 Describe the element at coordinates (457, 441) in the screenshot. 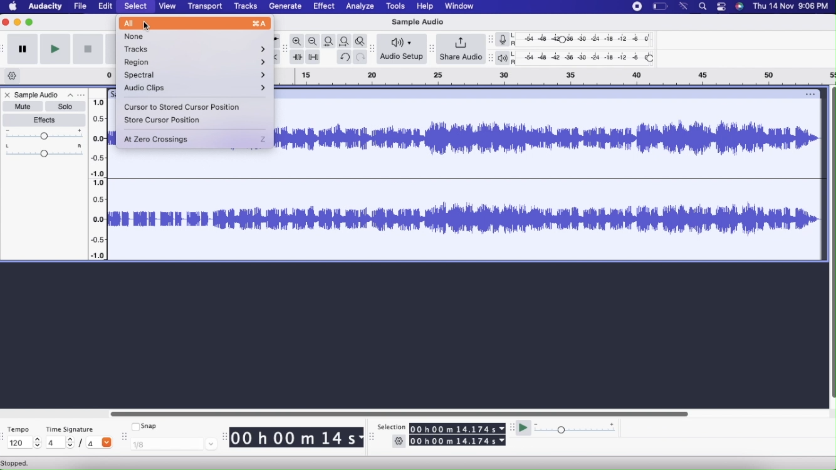

I see `00 h 00 m 14.174 s` at that location.